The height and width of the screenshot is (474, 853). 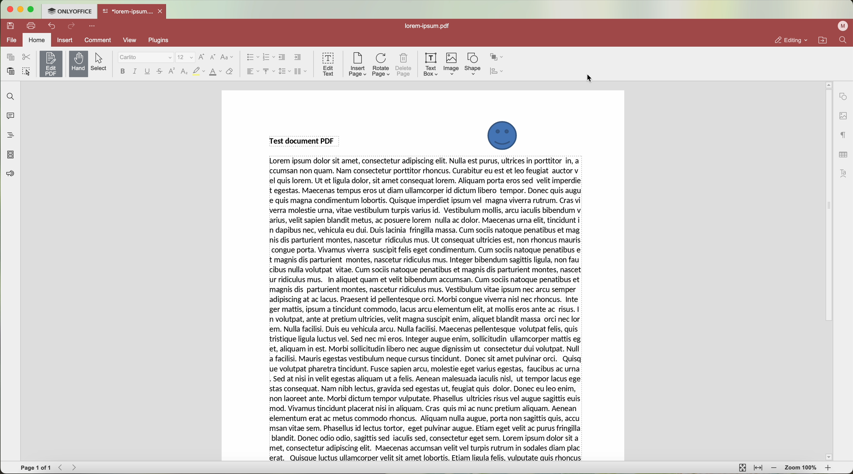 I want to click on arrange shape, so click(x=498, y=56).